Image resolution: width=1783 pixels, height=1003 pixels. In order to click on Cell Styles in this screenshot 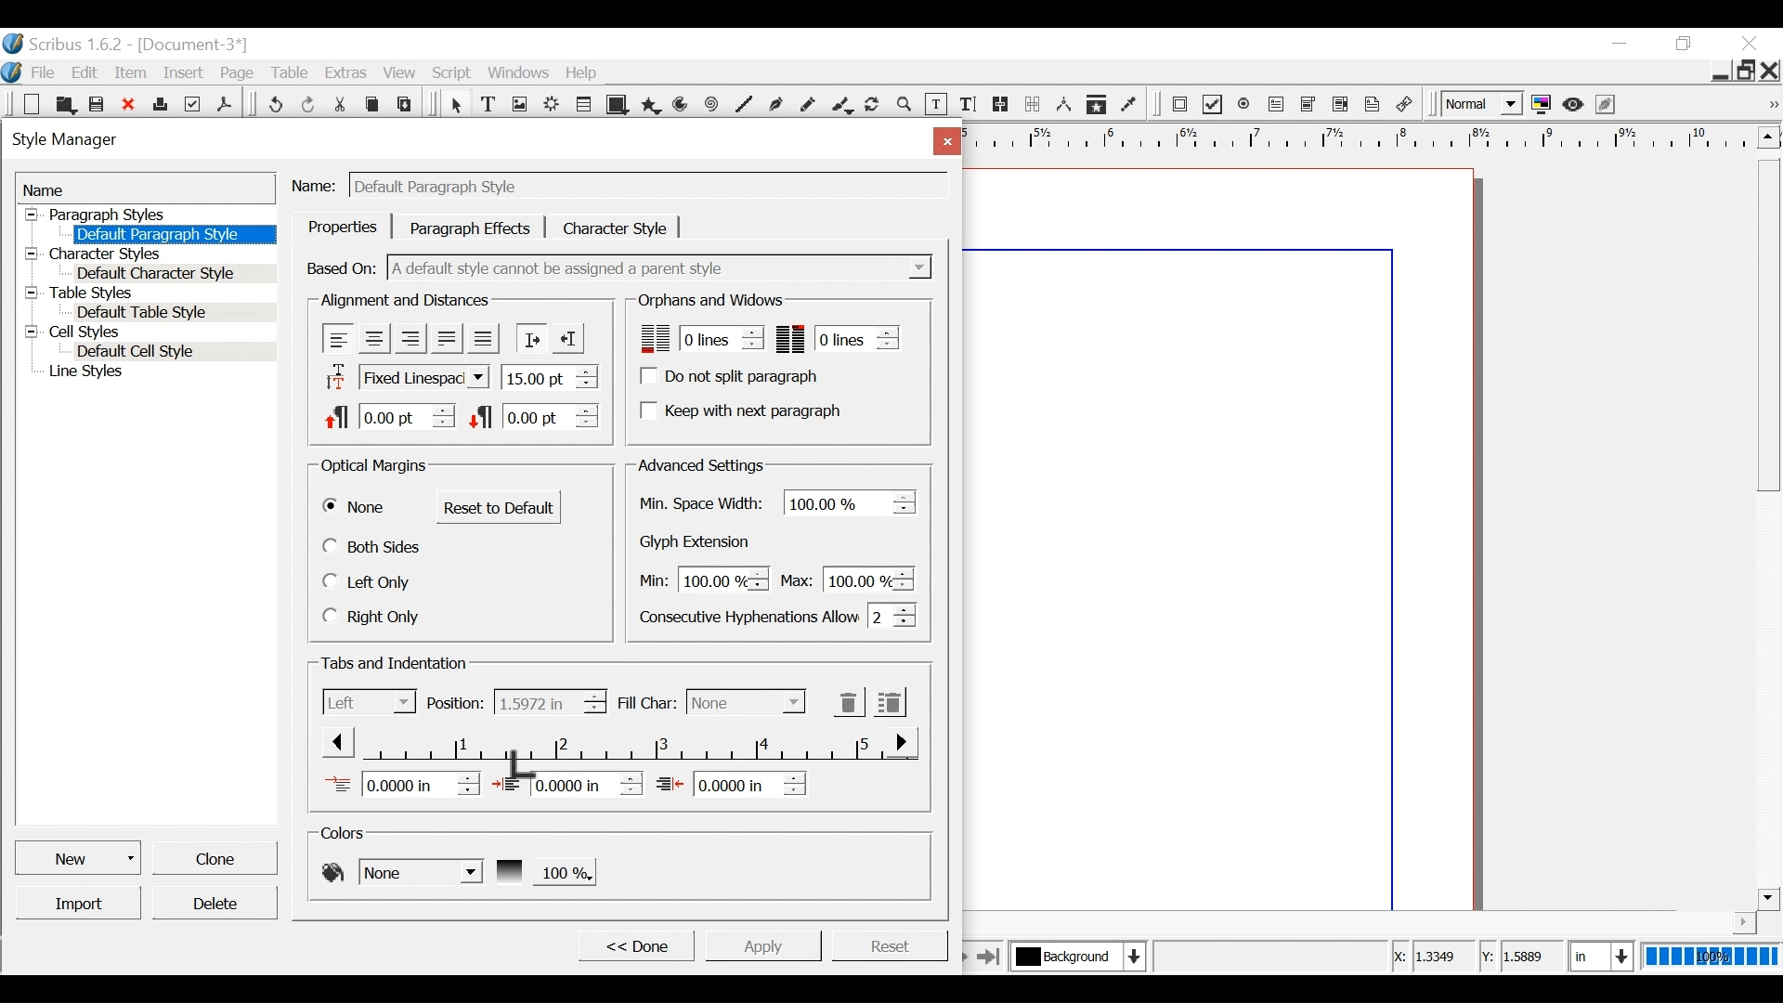, I will do `click(148, 333)`.